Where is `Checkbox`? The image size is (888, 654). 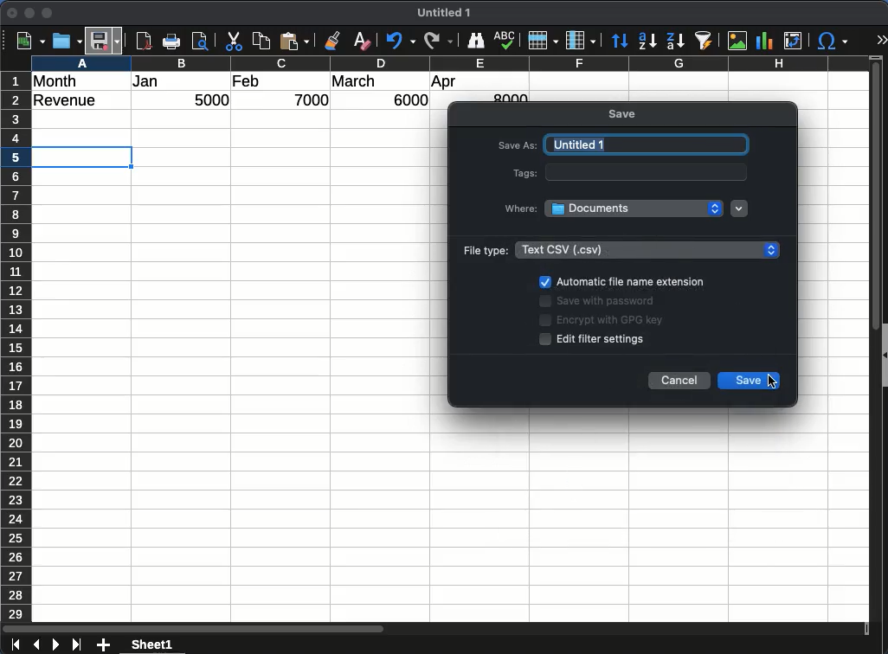 Checkbox is located at coordinates (544, 302).